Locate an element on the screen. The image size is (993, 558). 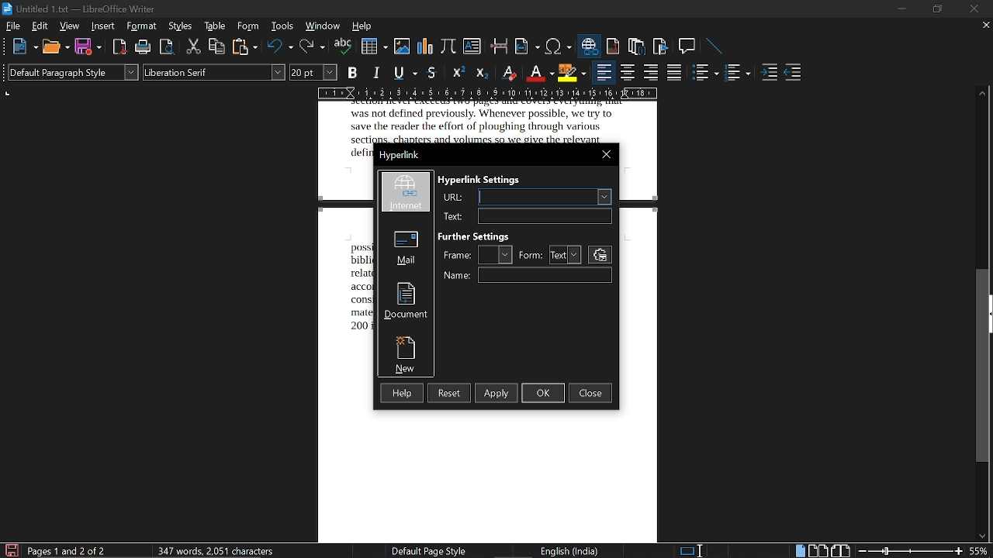
insert formula is located at coordinates (448, 48).